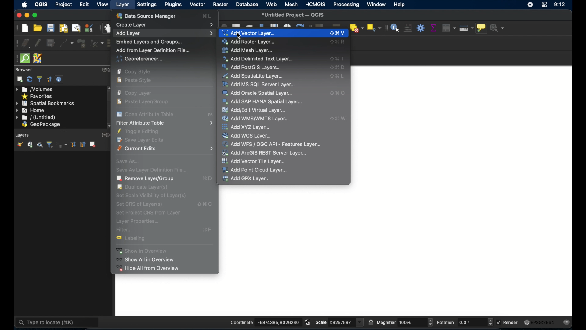  I want to click on addselected layers, so click(20, 79).